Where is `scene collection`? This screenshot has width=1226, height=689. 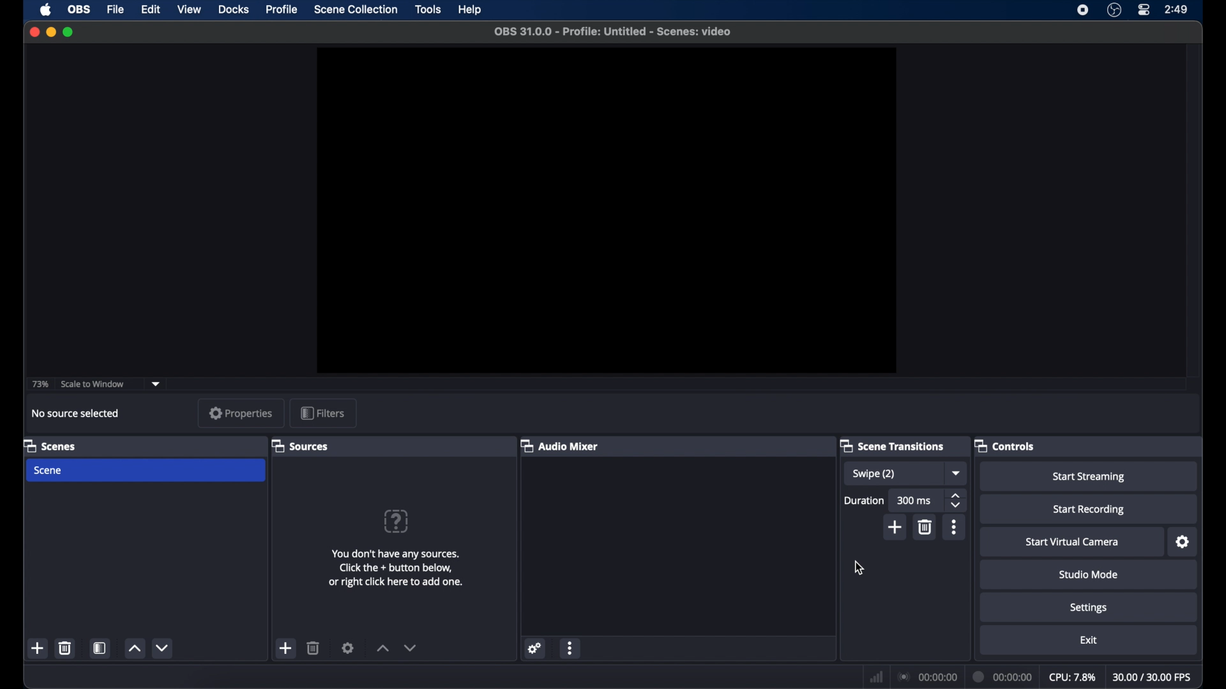 scene collection is located at coordinates (355, 10).